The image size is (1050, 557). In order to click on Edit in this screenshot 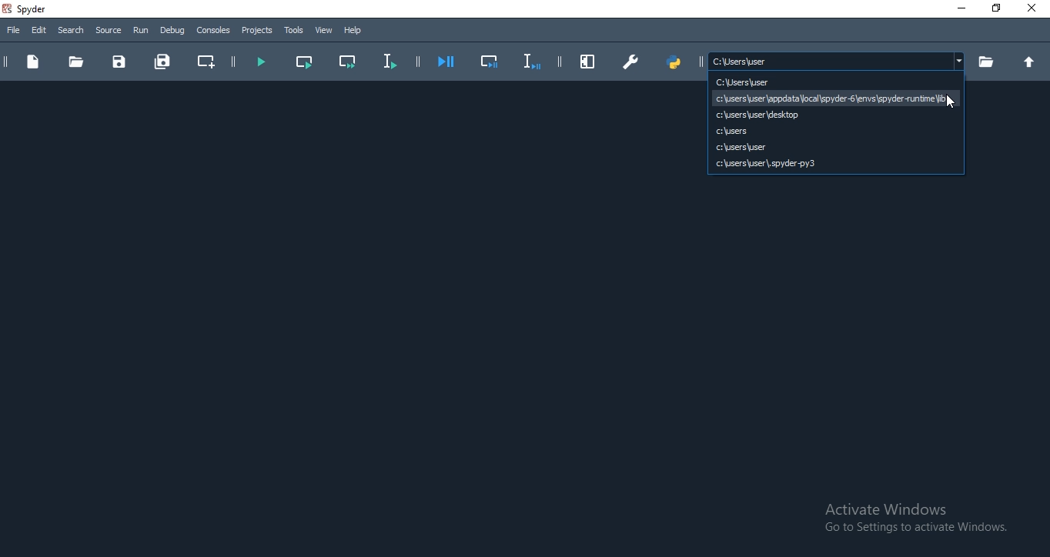, I will do `click(39, 31)`.